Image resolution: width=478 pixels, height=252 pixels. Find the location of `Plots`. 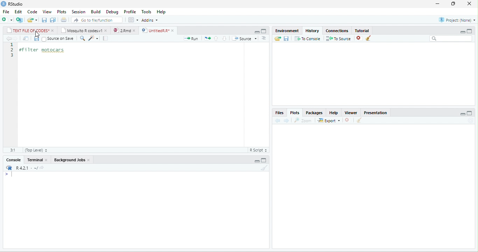

Plots is located at coordinates (62, 12).